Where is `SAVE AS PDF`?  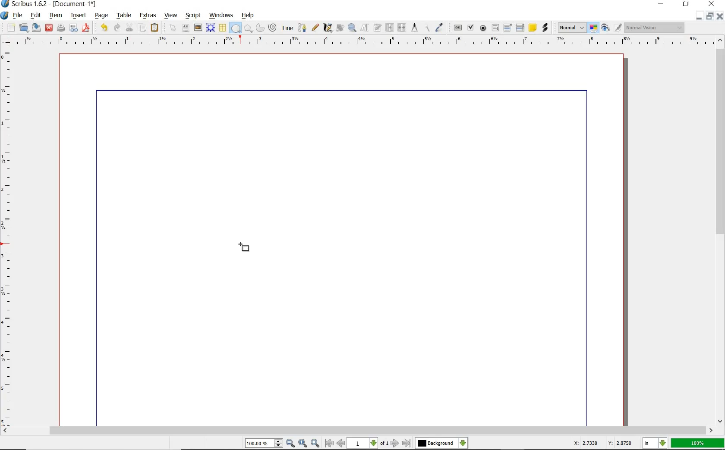 SAVE AS PDF is located at coordinates (87, 28).